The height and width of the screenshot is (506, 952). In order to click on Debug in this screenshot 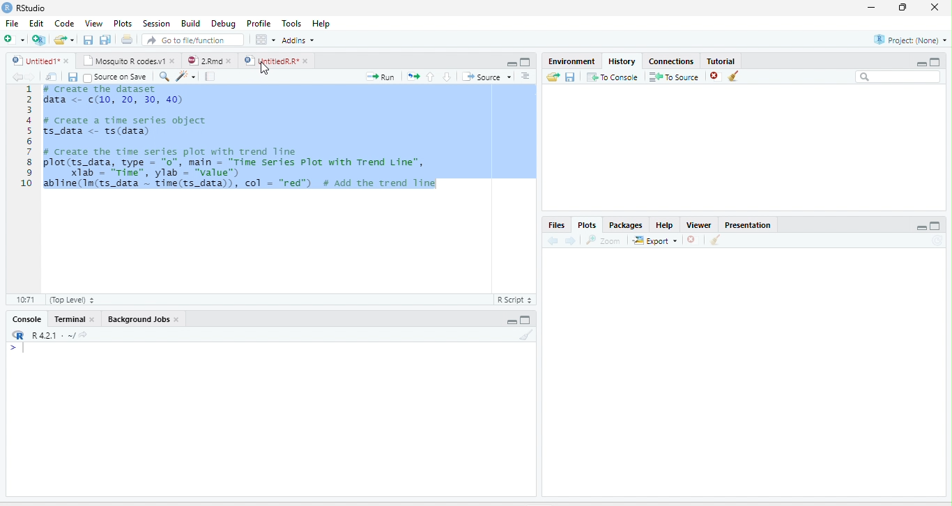, I will do `click(223, 24)`.